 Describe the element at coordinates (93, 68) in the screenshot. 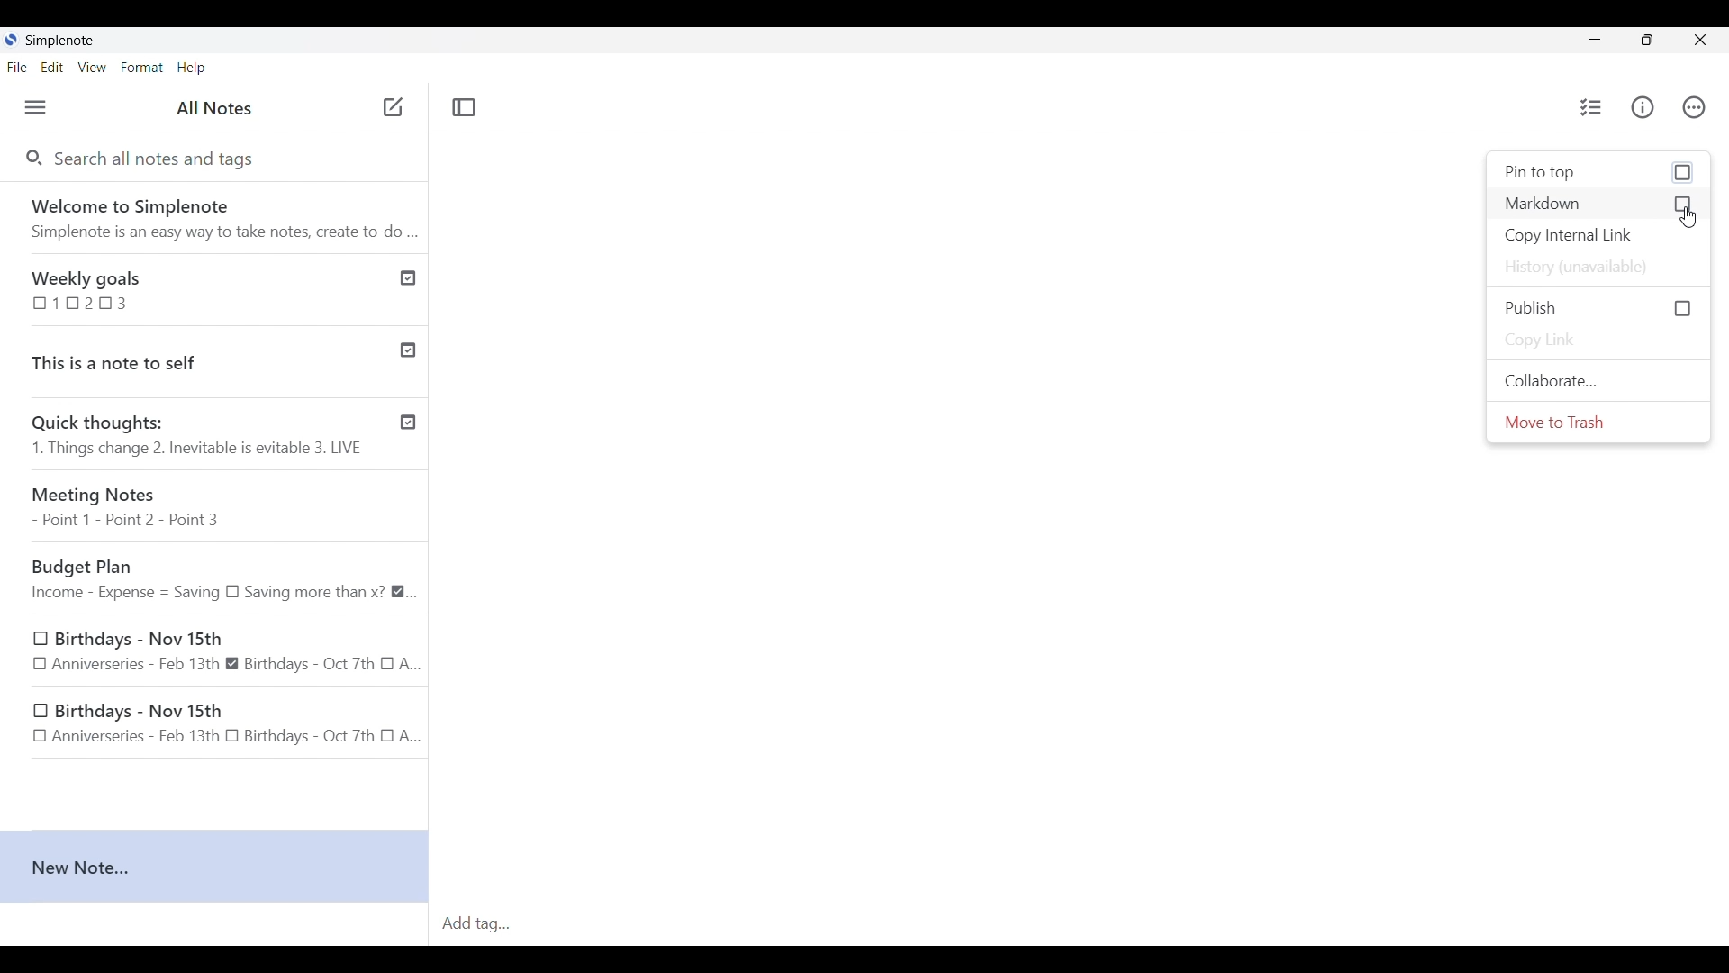

I see `View menu` at that location.